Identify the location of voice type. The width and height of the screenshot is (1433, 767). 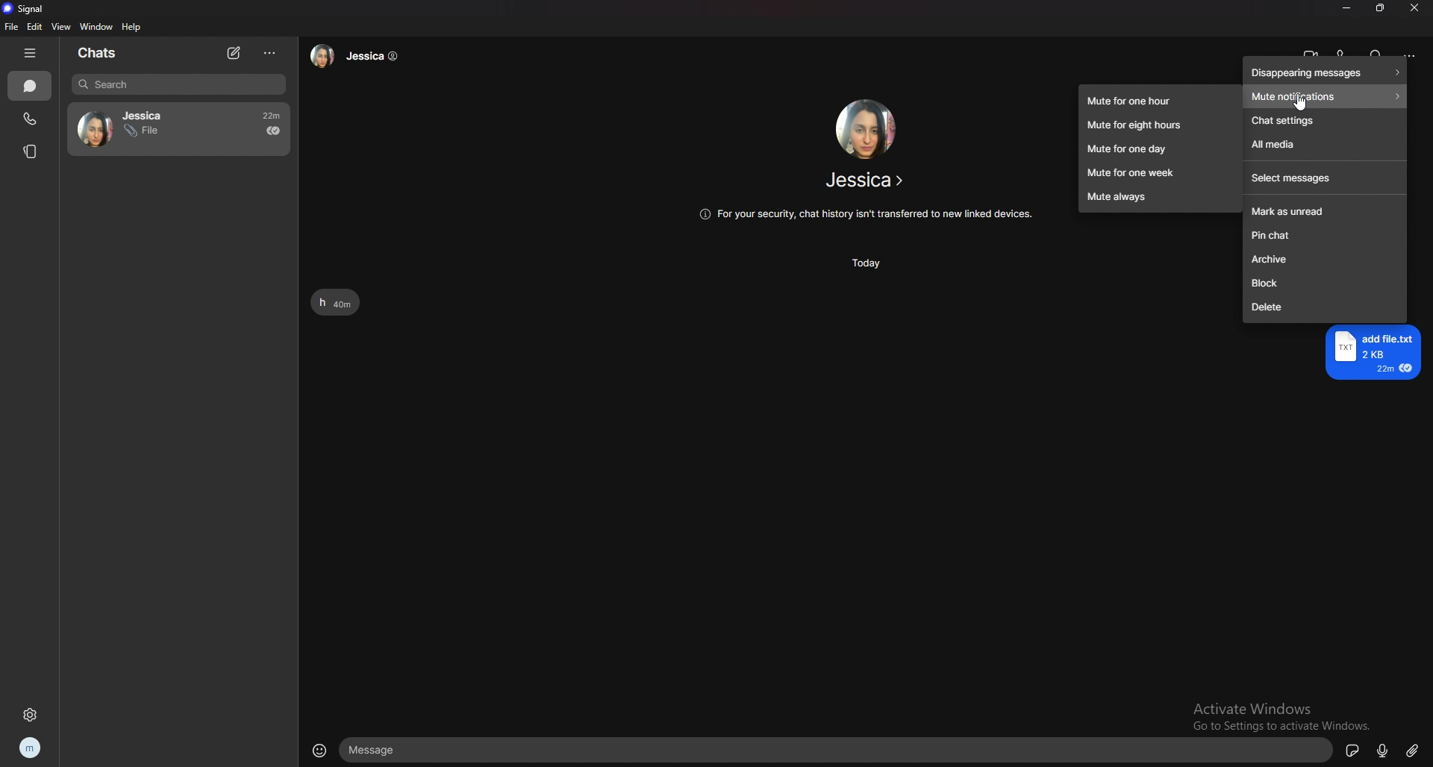
(1385, 749).